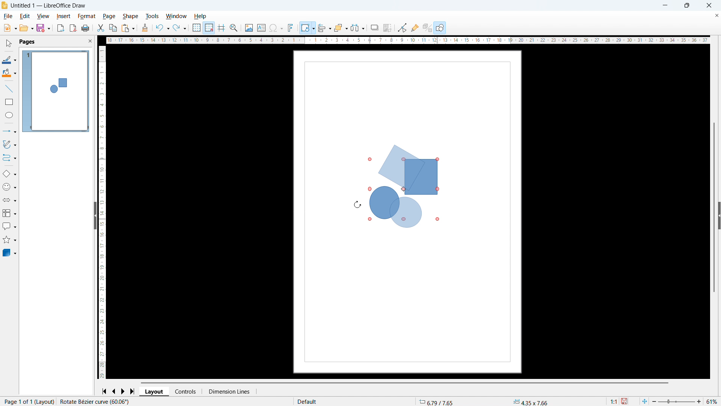 Image resolution: width=721 pixels, height=406 pixels. What do you see at coordinates (10, 73) in the screenshot?
I see `Background colour ` at bounding box center [10, 73].